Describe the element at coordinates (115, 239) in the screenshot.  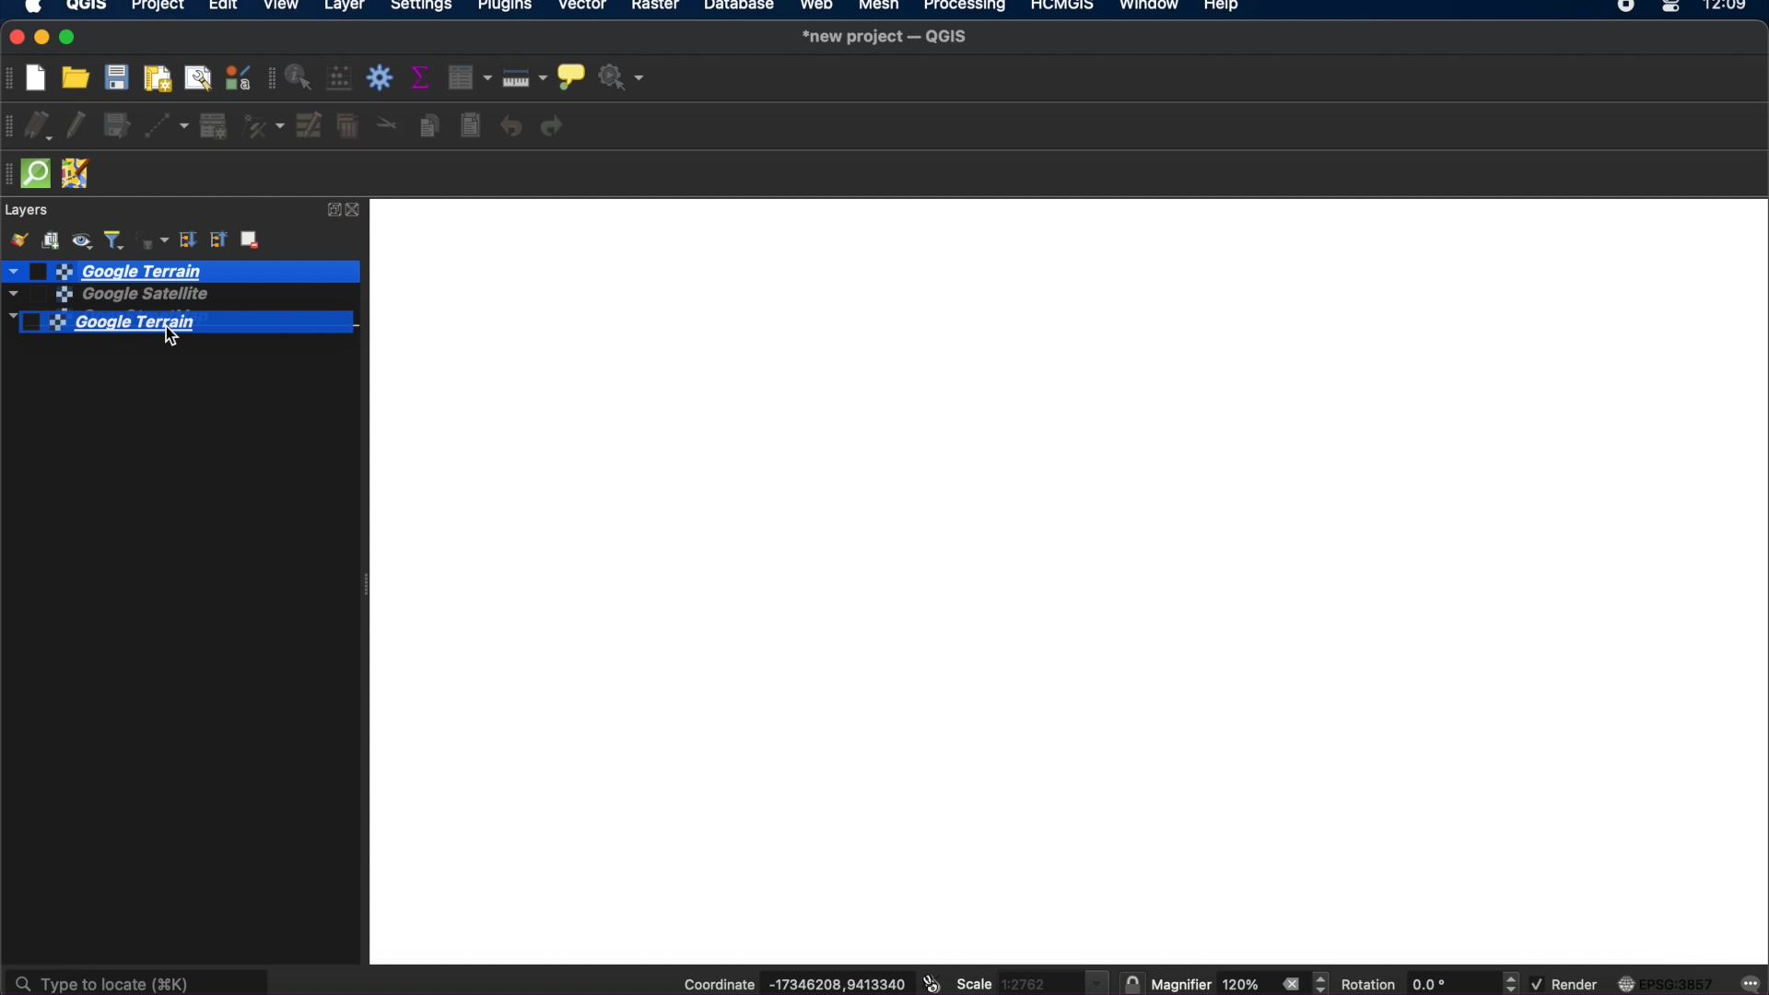
I see `filter legend` at that location.